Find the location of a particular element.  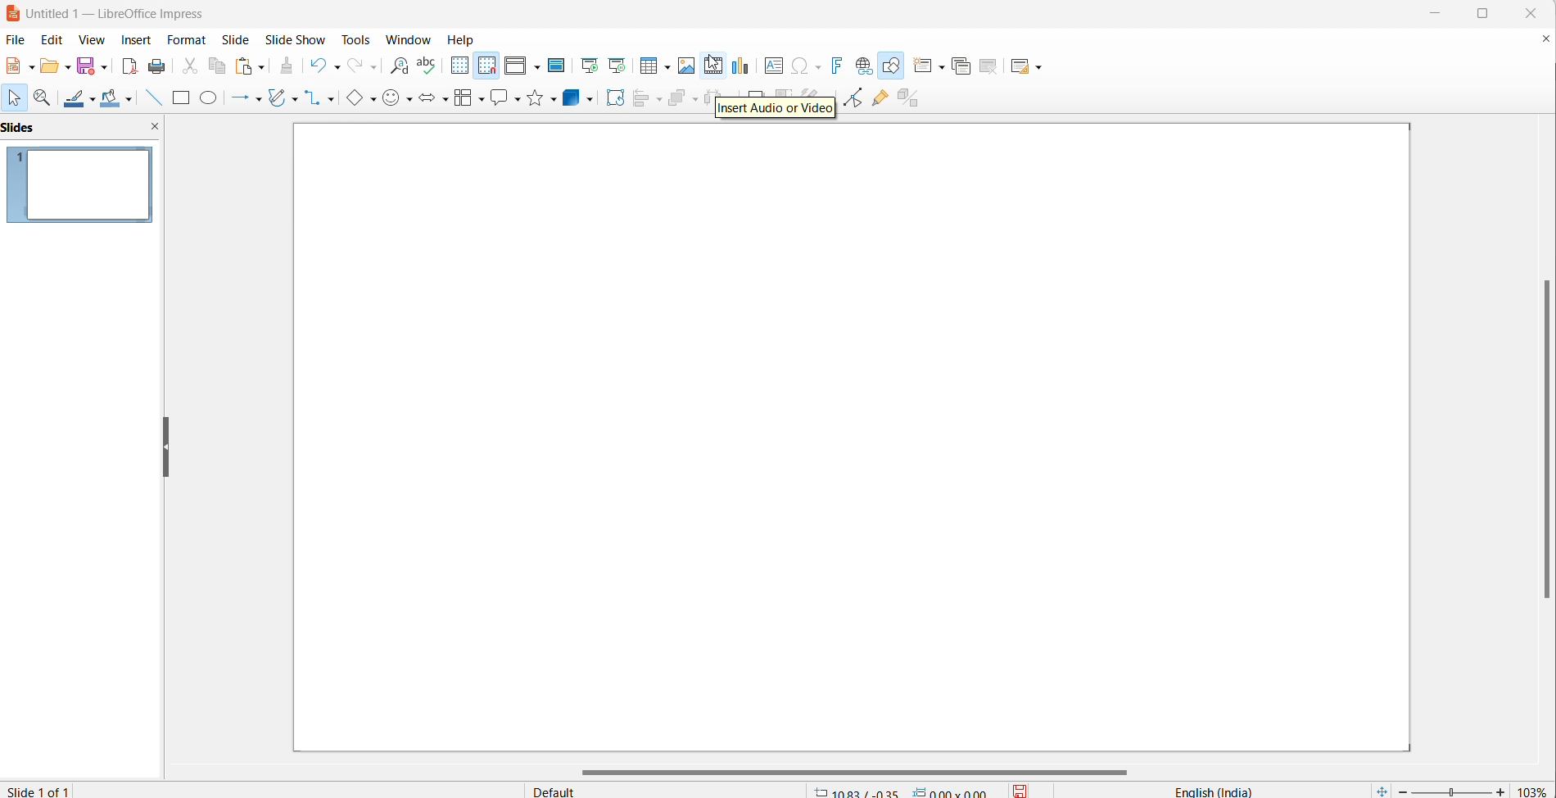

find and replace is located at coordinates (396, 67).